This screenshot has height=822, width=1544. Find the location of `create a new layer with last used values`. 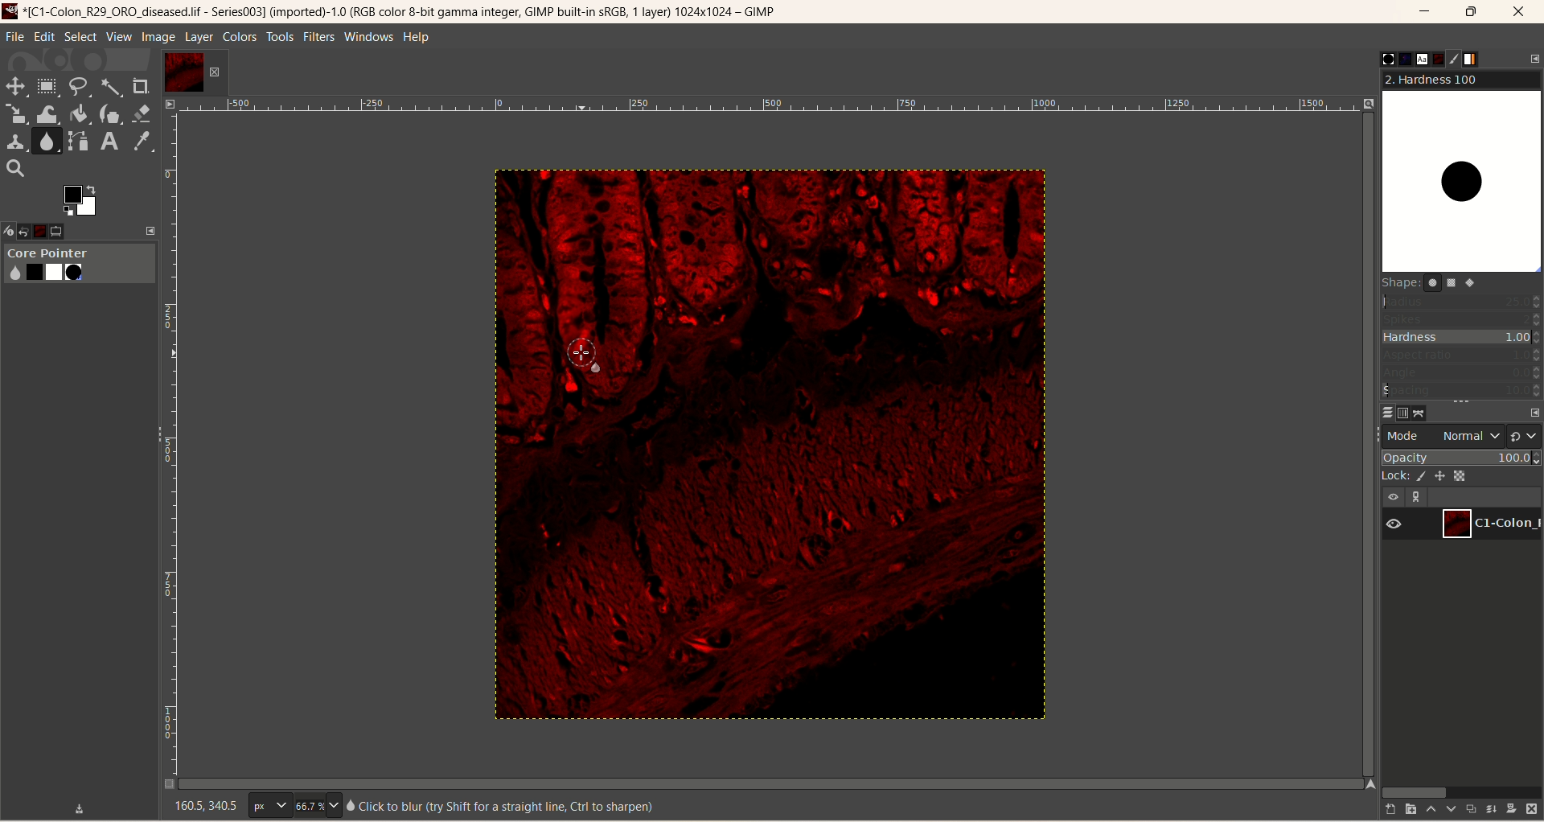

create a new layer with last used values is located at coordinates (1382, 810).